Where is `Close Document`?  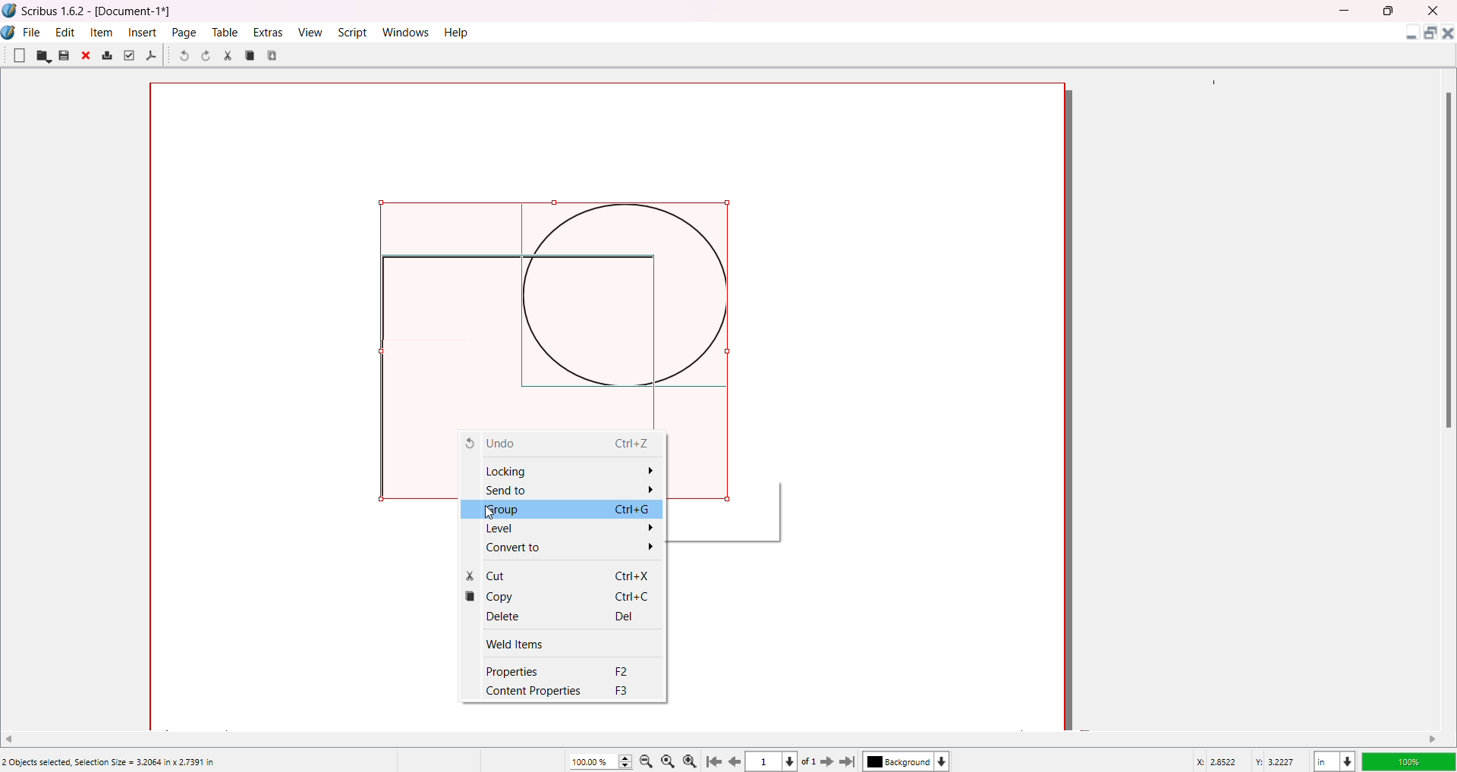
Close Document is located at coordinates (1448, 36).